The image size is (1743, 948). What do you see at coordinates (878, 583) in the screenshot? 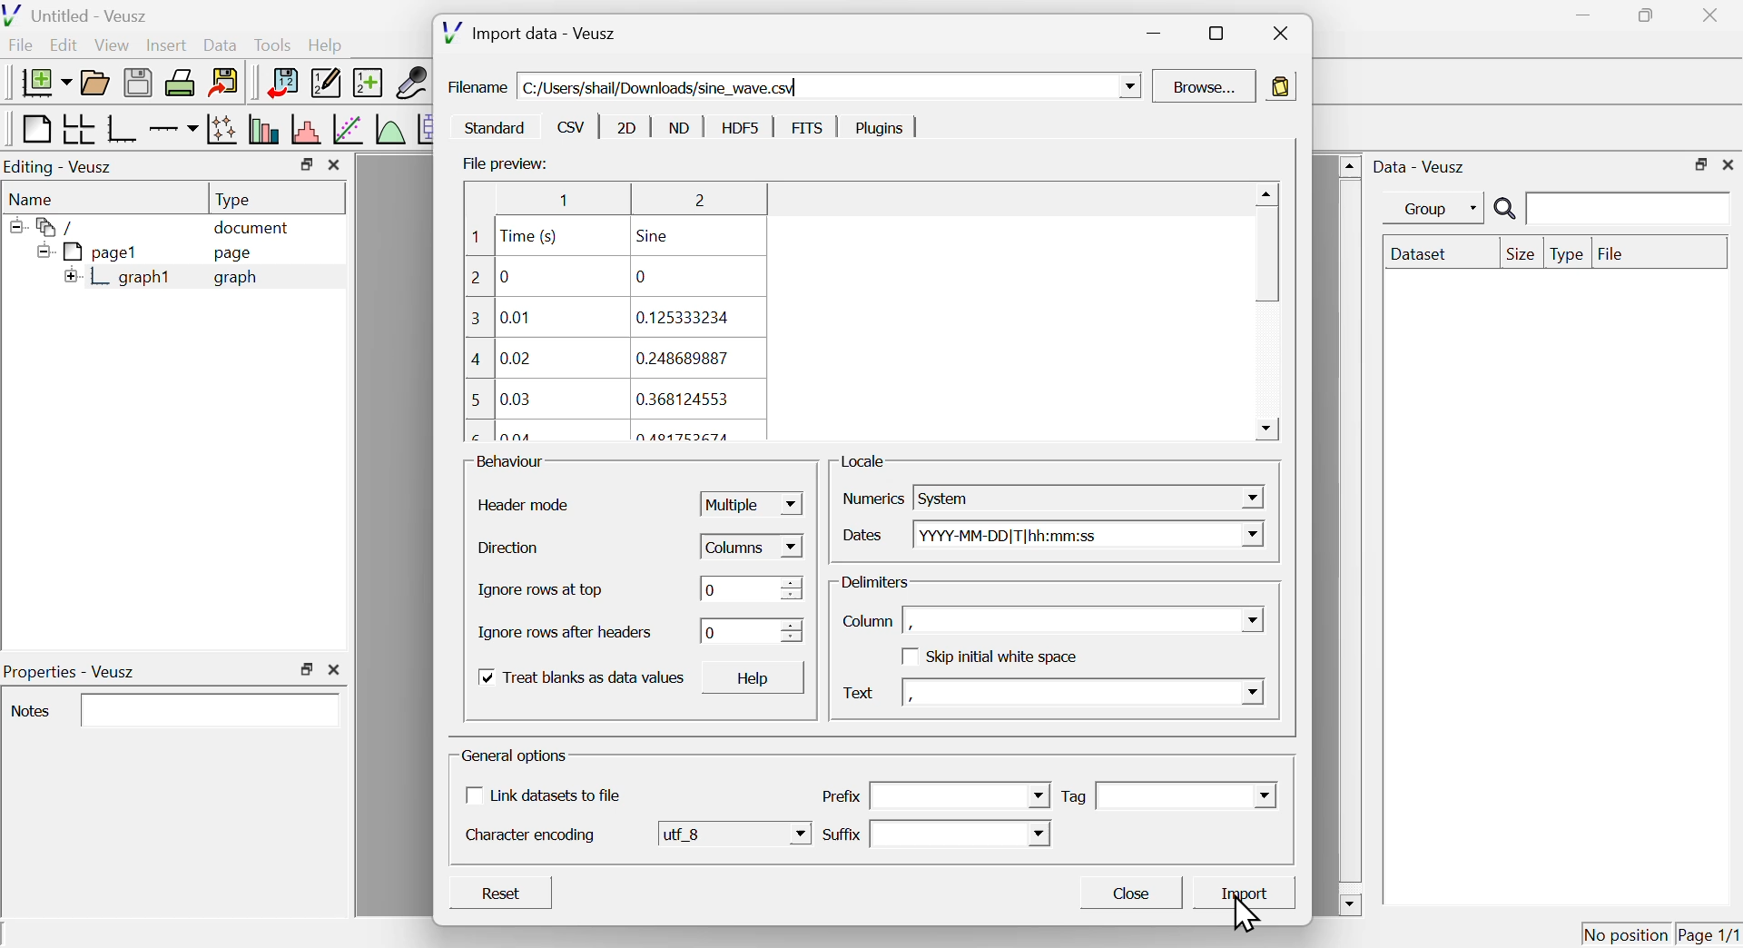
I see `Delimiters ` at bounding box center [878, 583].